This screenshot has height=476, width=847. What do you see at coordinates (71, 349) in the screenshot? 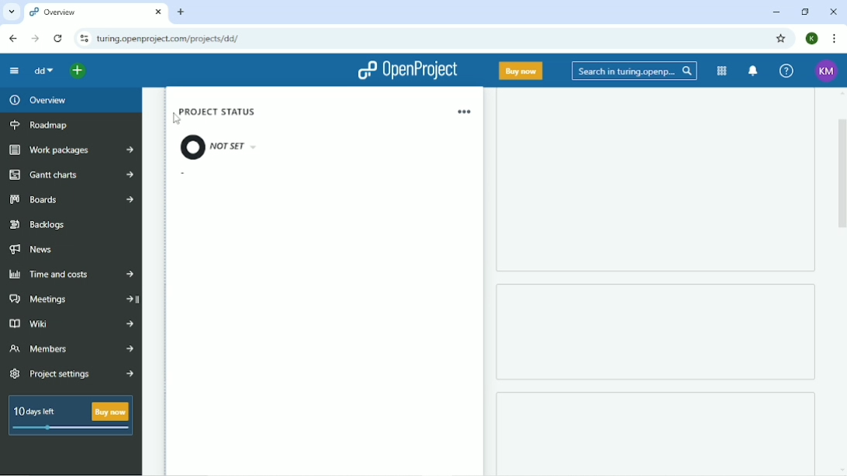
I see `Members` at bounding box center [71, 349].